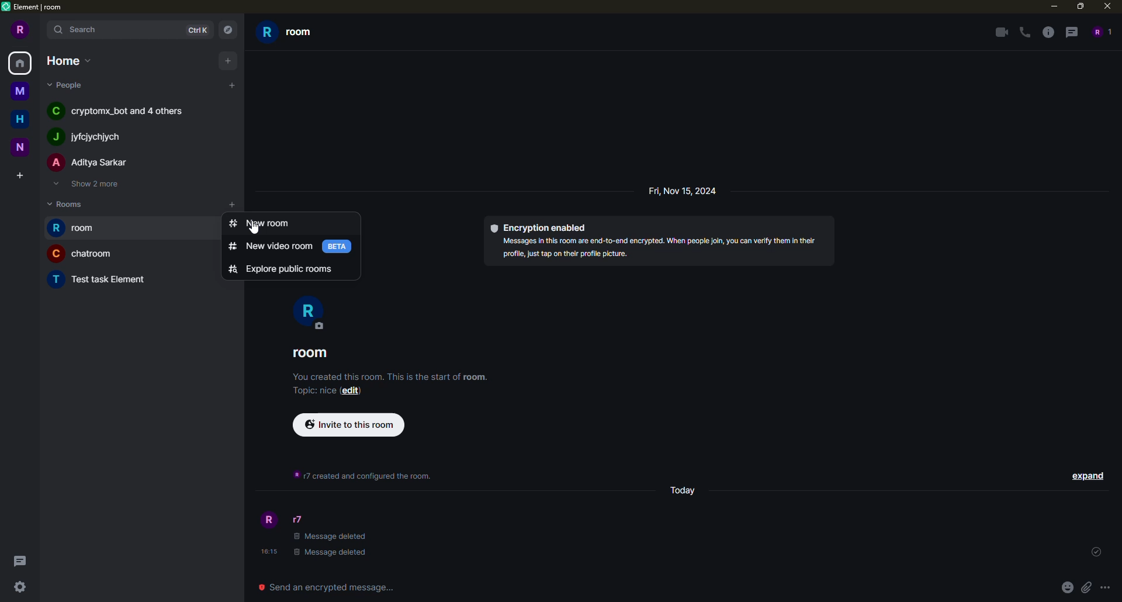 The width and height of the screenshot is (1122, 602). I want to click on rooms, so click(65, 203).